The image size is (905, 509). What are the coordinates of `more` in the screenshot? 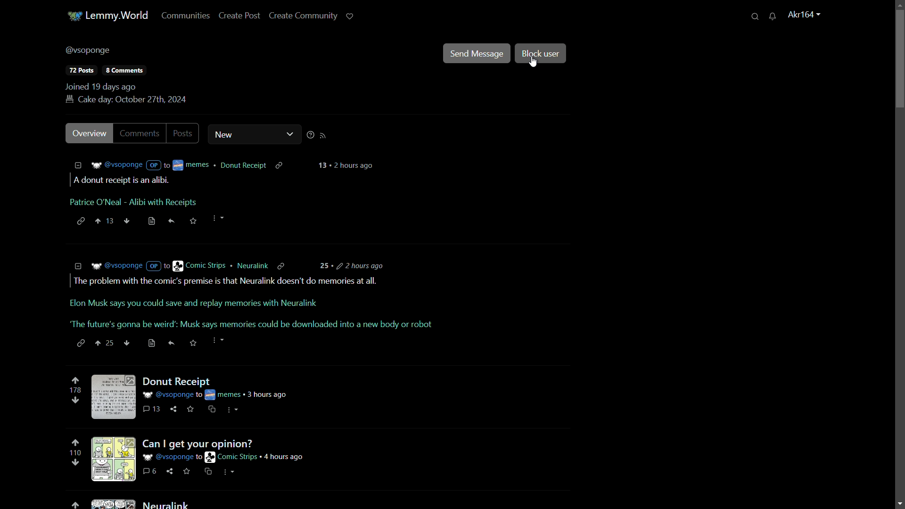 It's located at (219, 342).